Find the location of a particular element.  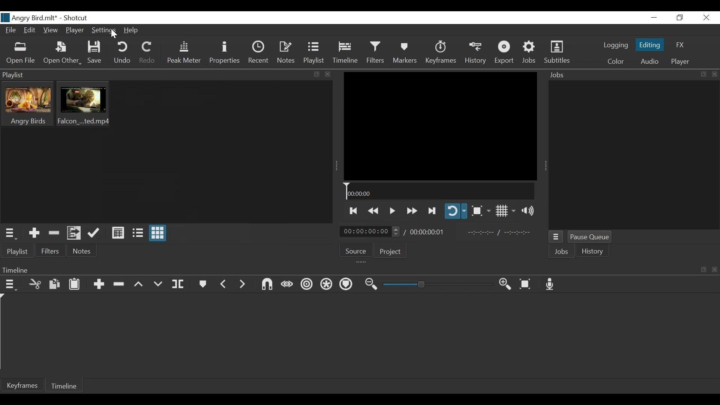

Ripple  is located at coordinates (307, 286).